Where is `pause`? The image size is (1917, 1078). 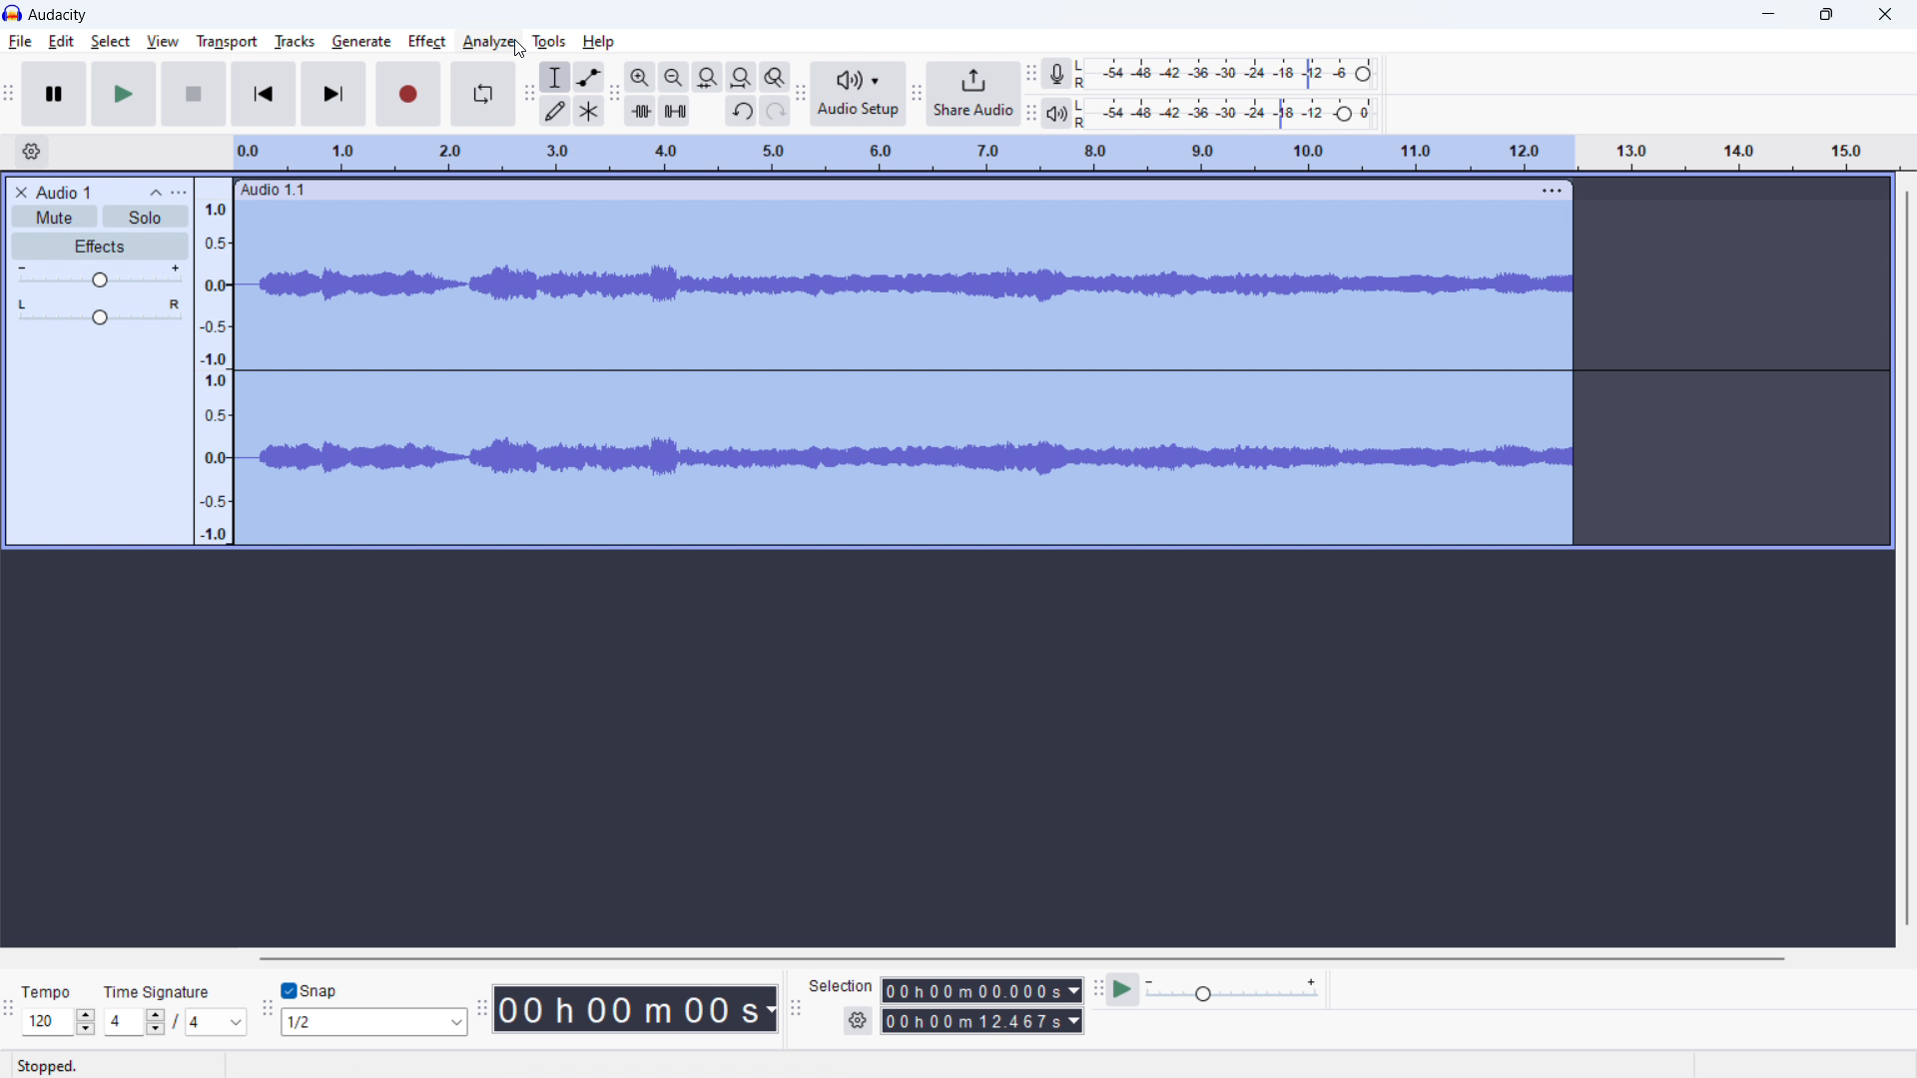 pause is located at coordinates (55, 94).